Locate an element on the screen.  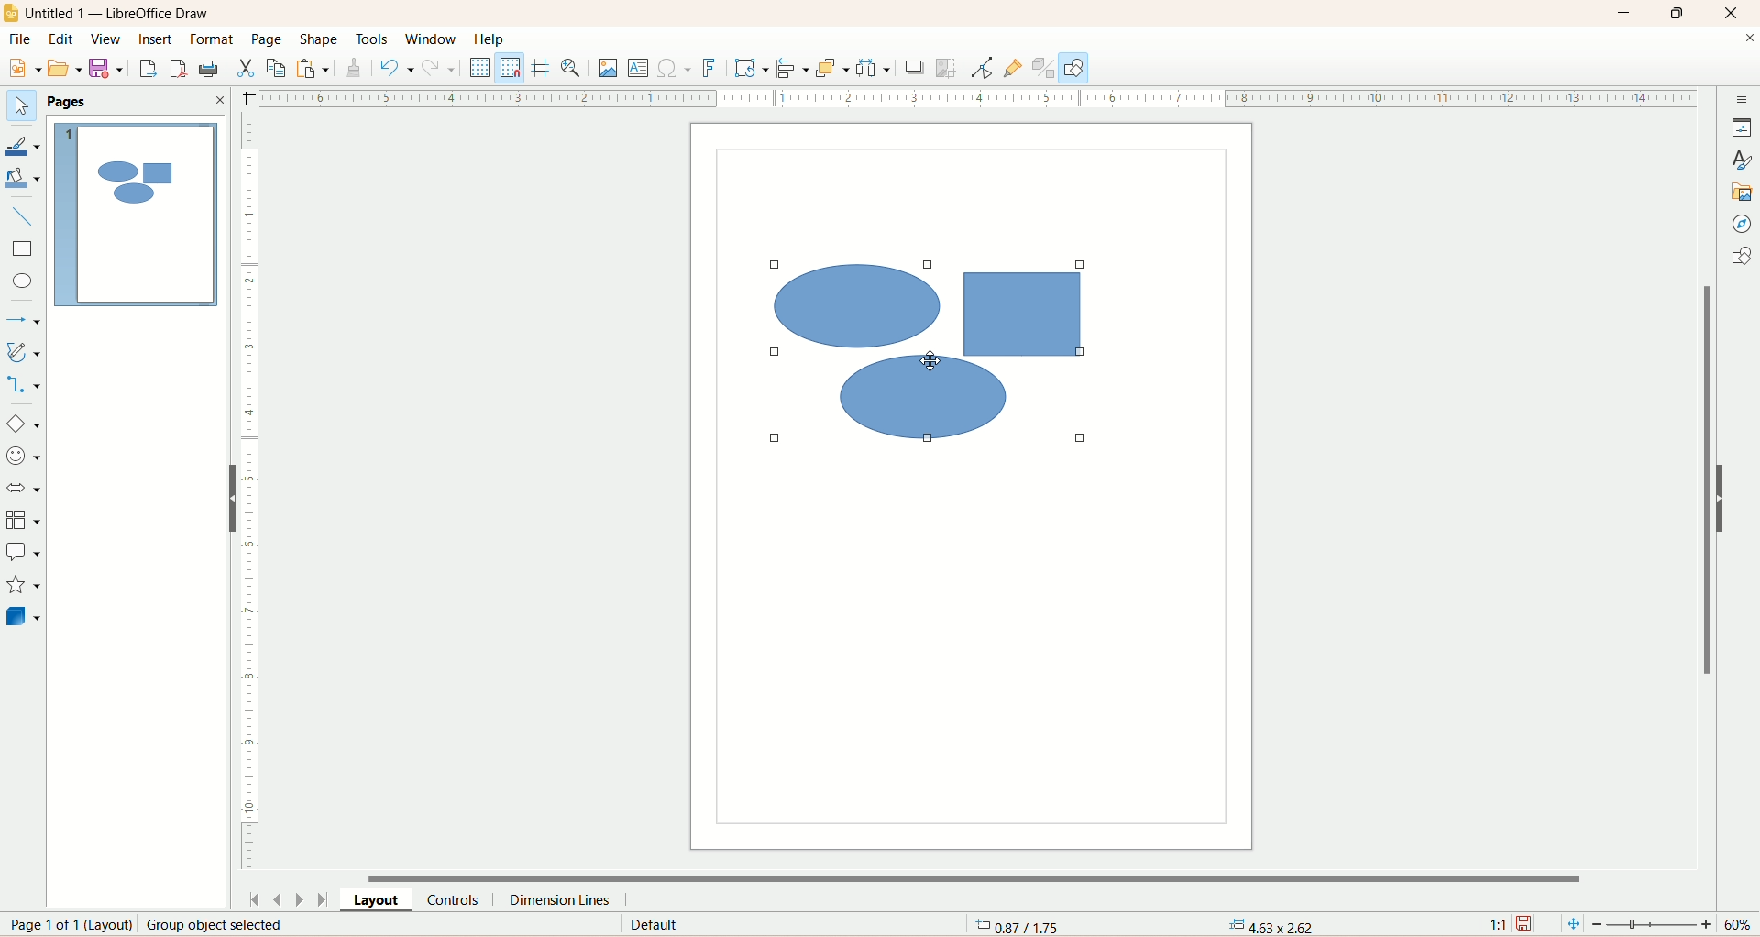
insert image is located at coordinates (610, 69).